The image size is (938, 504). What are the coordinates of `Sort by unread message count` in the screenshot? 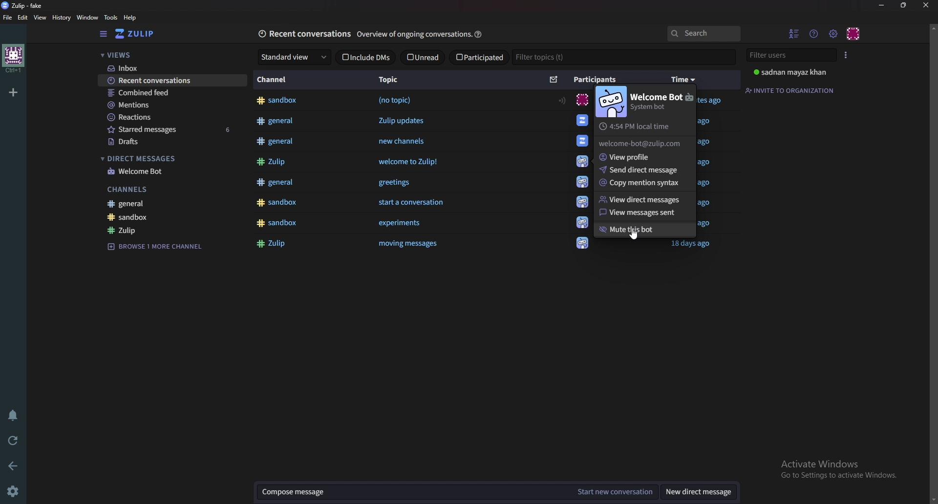 It's located at (554, 80).